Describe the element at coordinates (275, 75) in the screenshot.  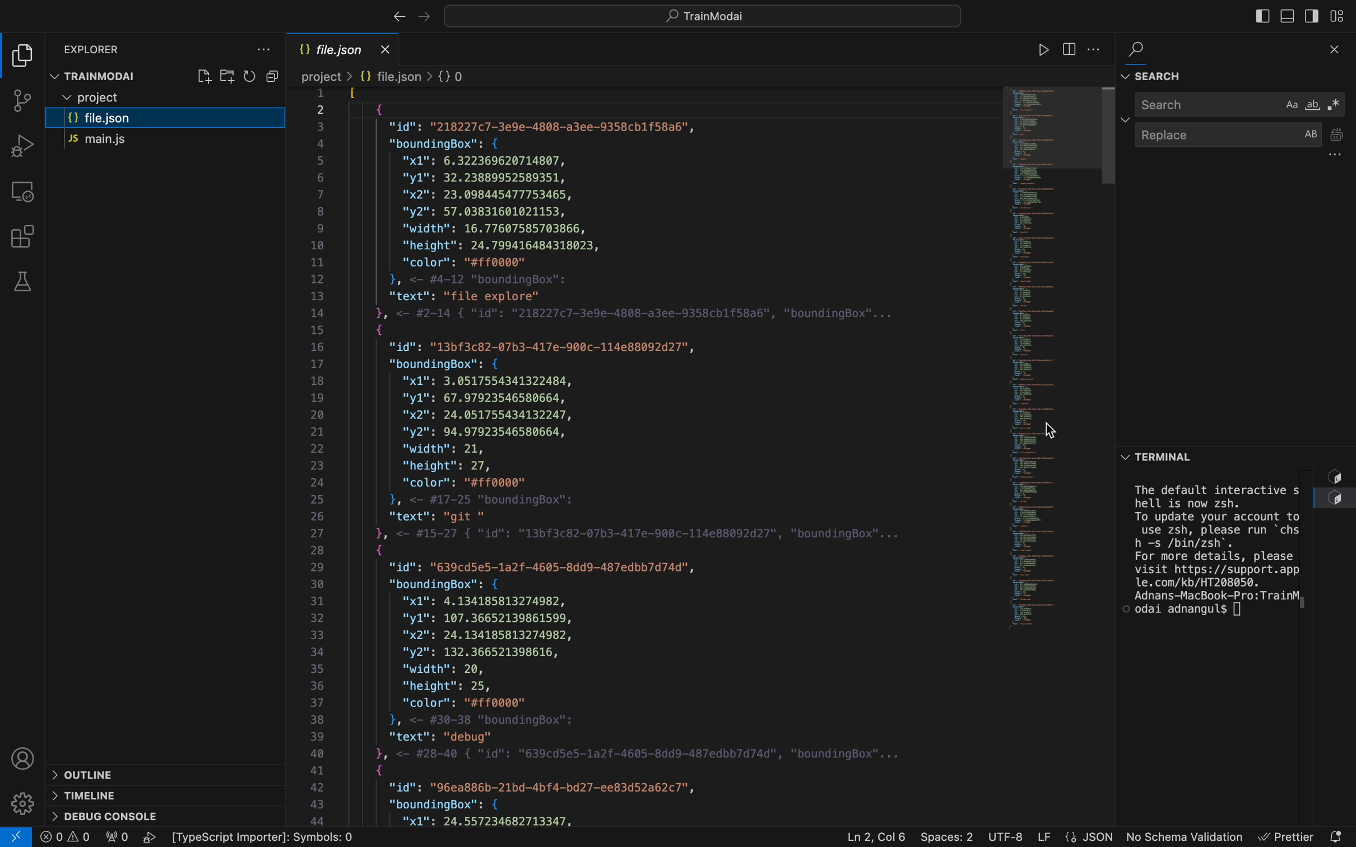
I see `` at that location.